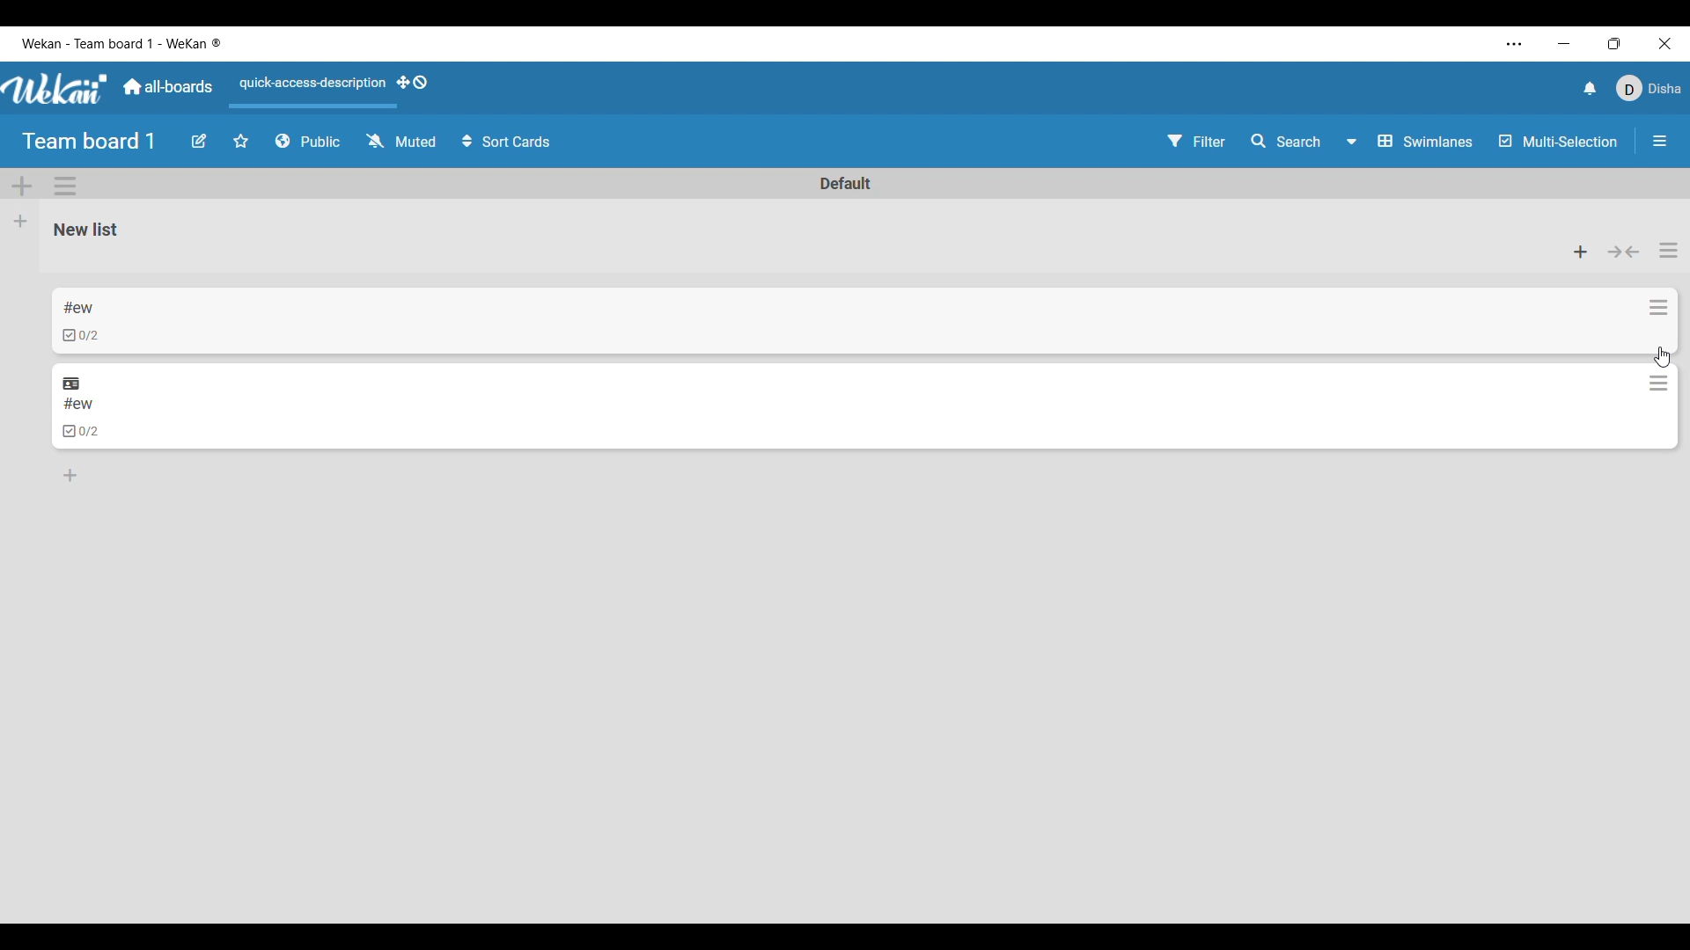  I want to click on Card actions, so click(1661, 382).